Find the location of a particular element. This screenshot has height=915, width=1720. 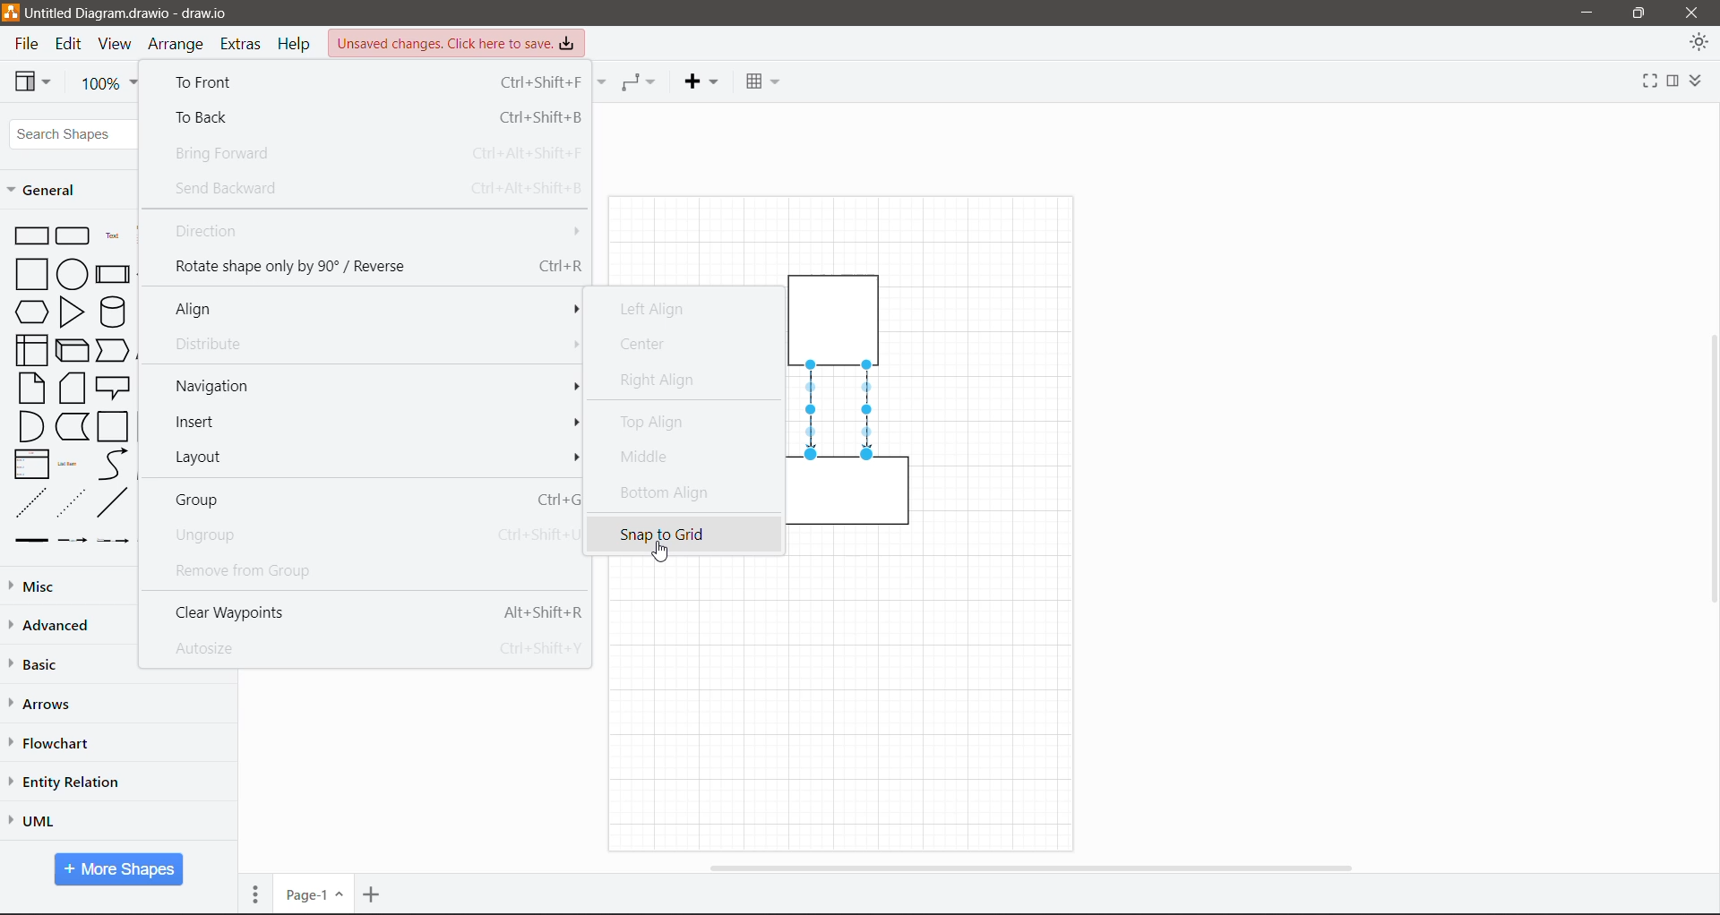

Circle is located at coordinates (72, 273).